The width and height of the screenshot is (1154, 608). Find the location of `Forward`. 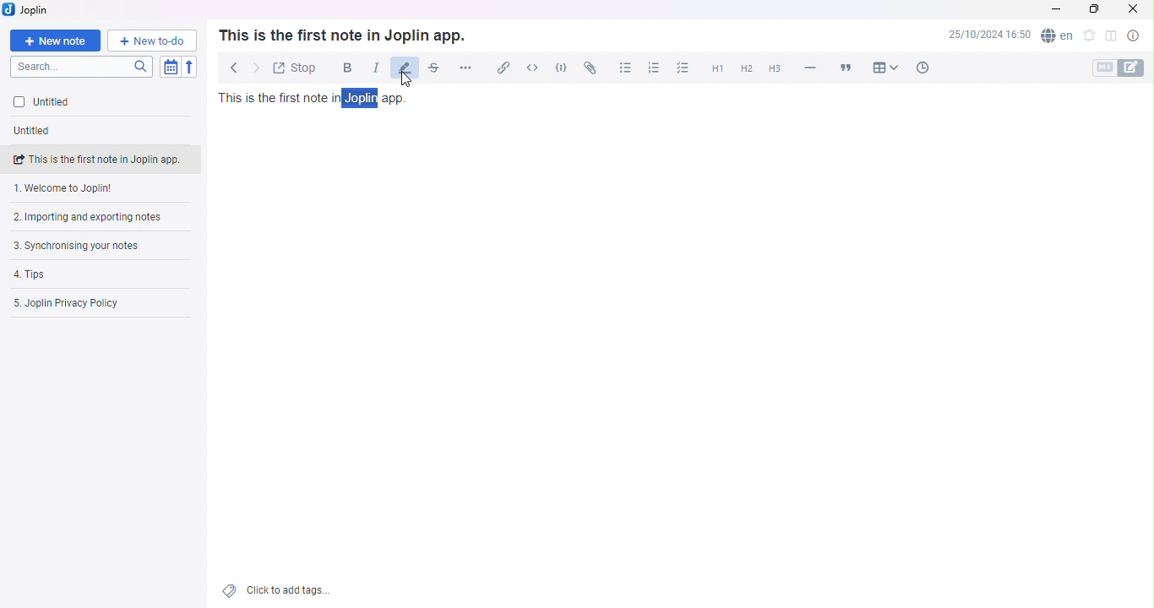

Forward is located at coordinates (254, 68).